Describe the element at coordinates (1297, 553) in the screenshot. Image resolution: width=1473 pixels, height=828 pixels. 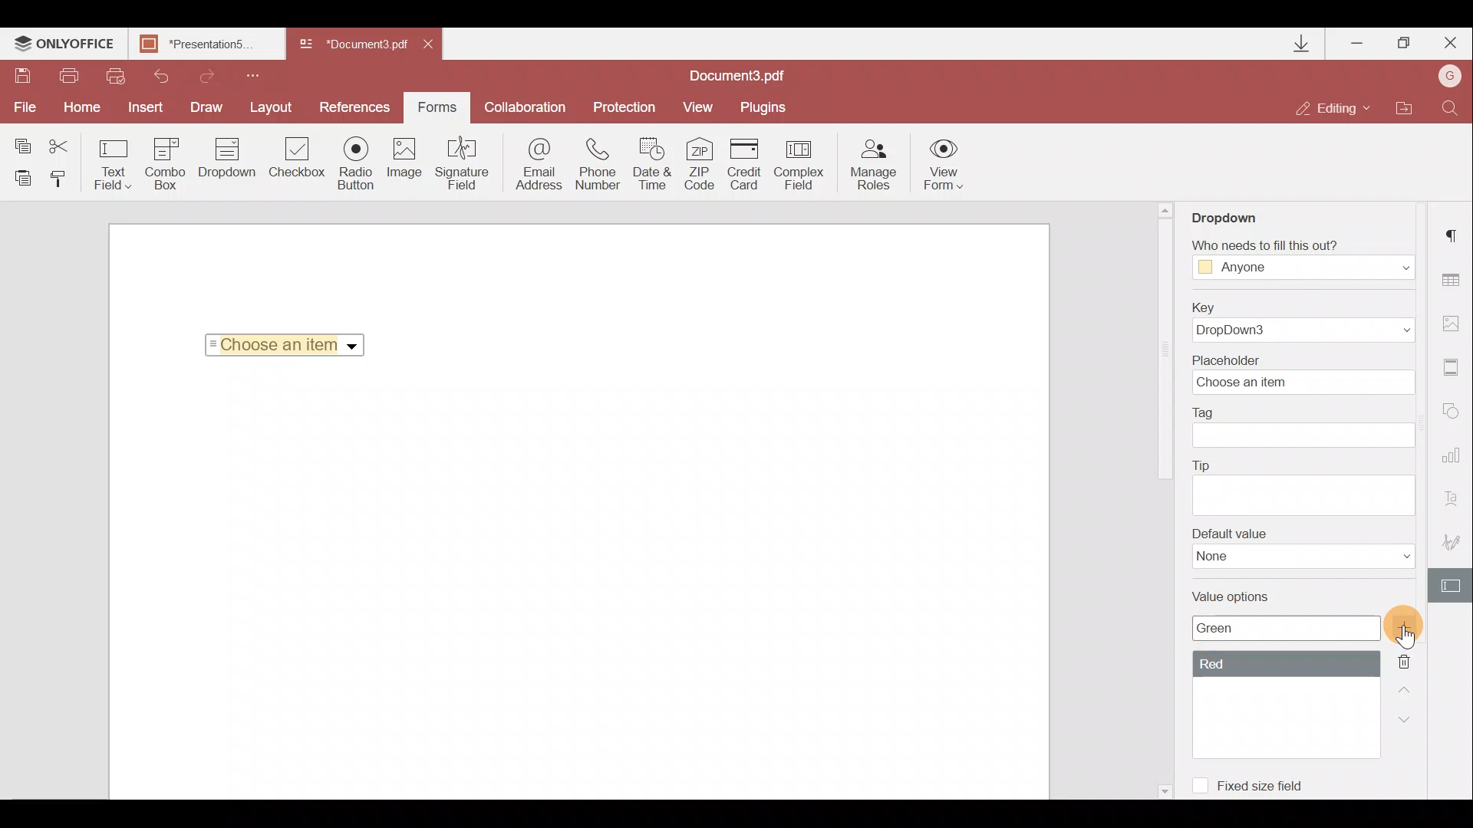
I see `Default value` at that location.